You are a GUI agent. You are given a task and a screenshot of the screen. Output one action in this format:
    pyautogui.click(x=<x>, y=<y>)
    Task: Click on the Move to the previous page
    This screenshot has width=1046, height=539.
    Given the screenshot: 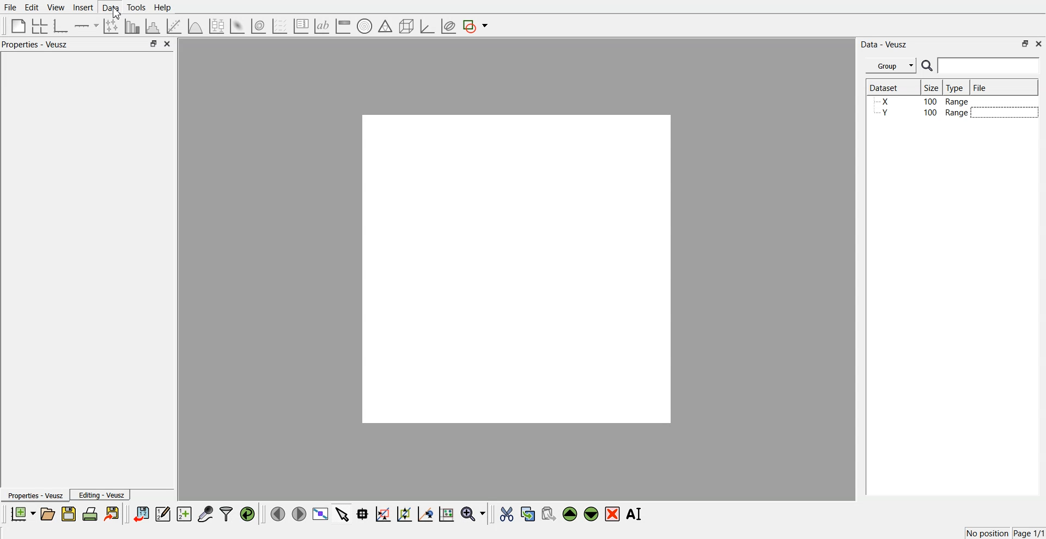 What is the action you would take?
    pyautogui.click(x=278, y=513)
    